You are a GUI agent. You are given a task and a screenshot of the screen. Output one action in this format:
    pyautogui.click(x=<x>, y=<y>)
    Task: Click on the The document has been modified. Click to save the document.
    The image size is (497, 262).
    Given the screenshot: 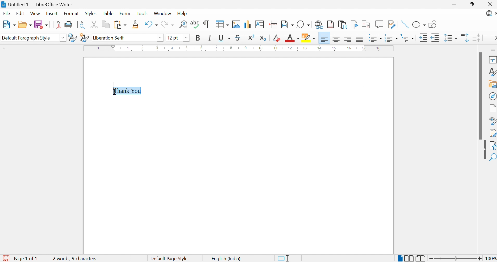 What is the action you would take?
    pyautogui.click(x=5, y=258)
    